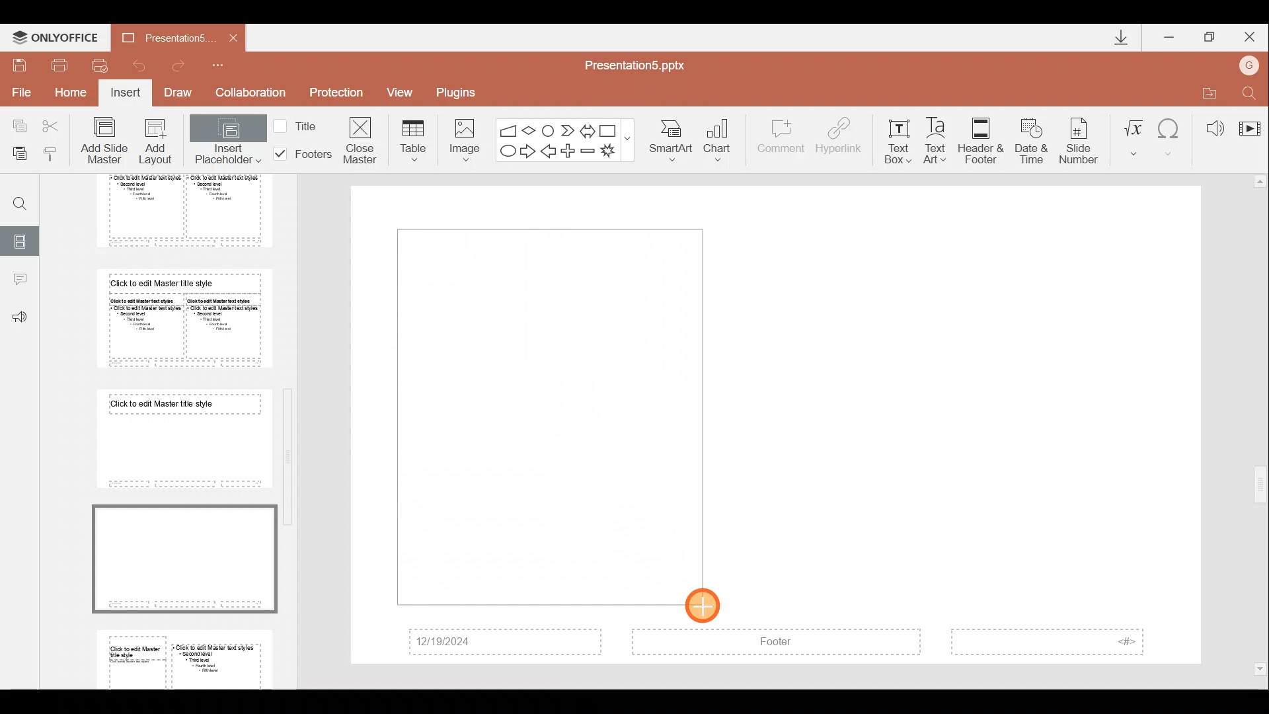 Image resolution: width=1269 pixels, height=714 pixels. I want to click on Slide 6, so click(180, 318).